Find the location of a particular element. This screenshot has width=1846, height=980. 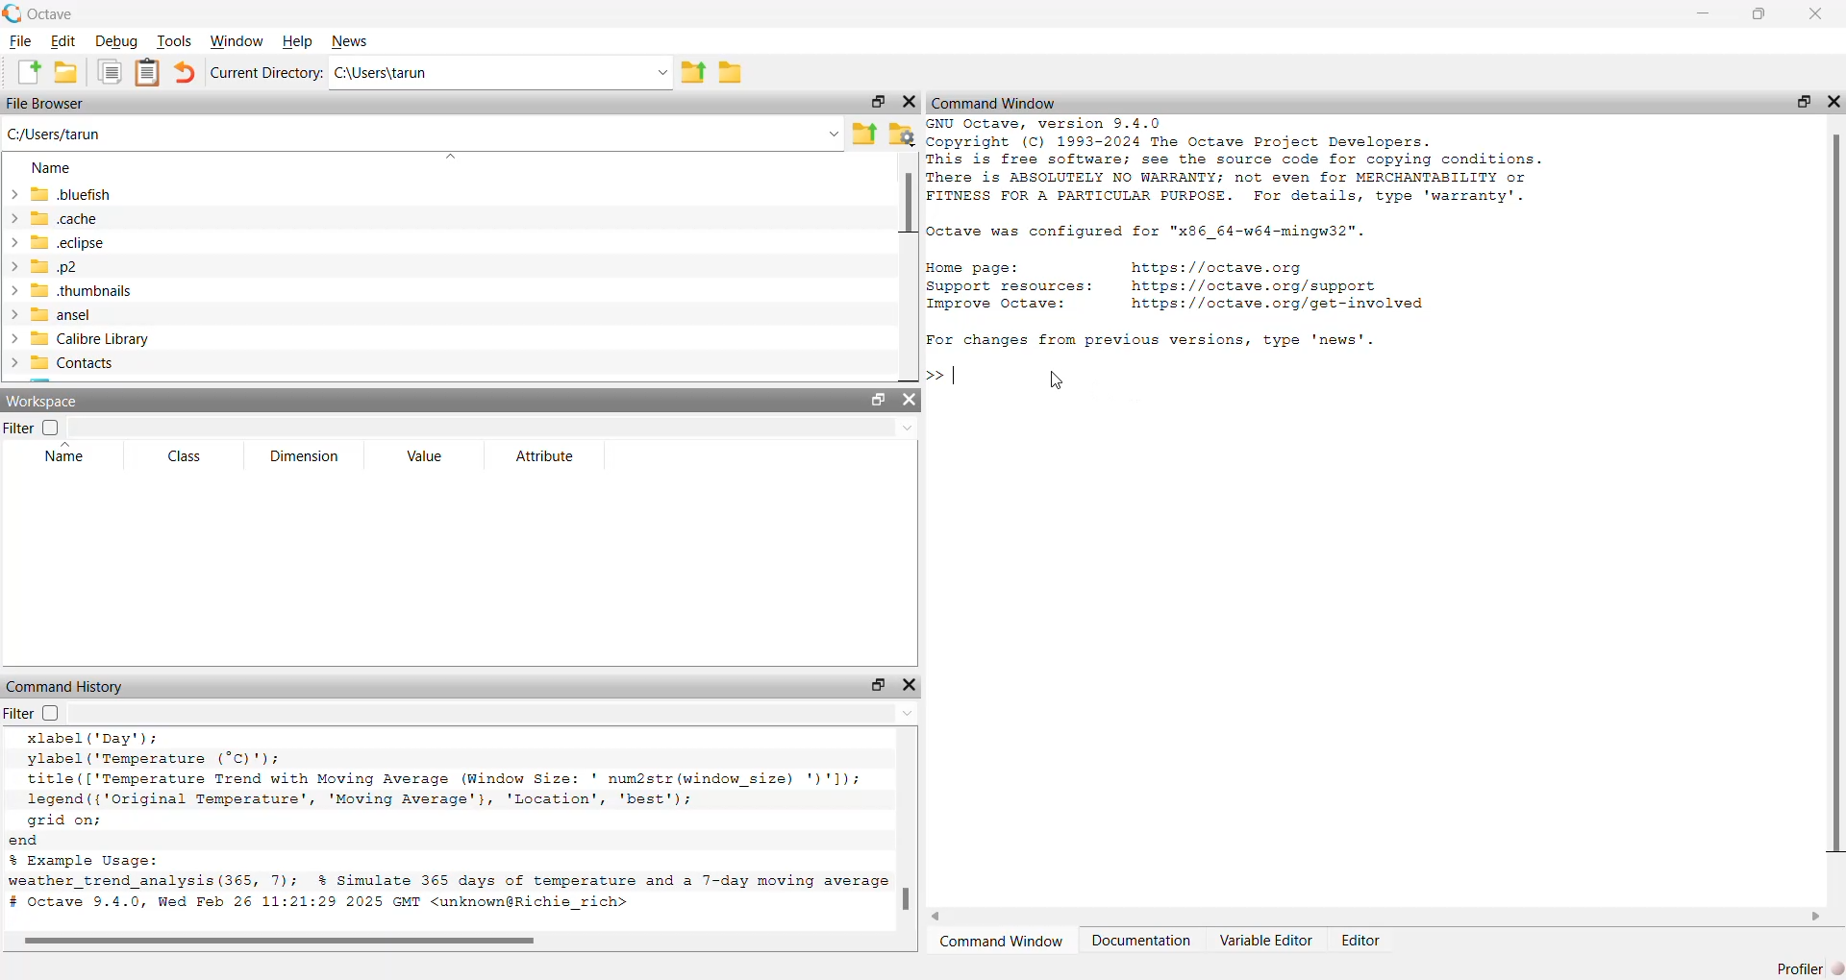

Filter  is located at coordinates (37, 429).